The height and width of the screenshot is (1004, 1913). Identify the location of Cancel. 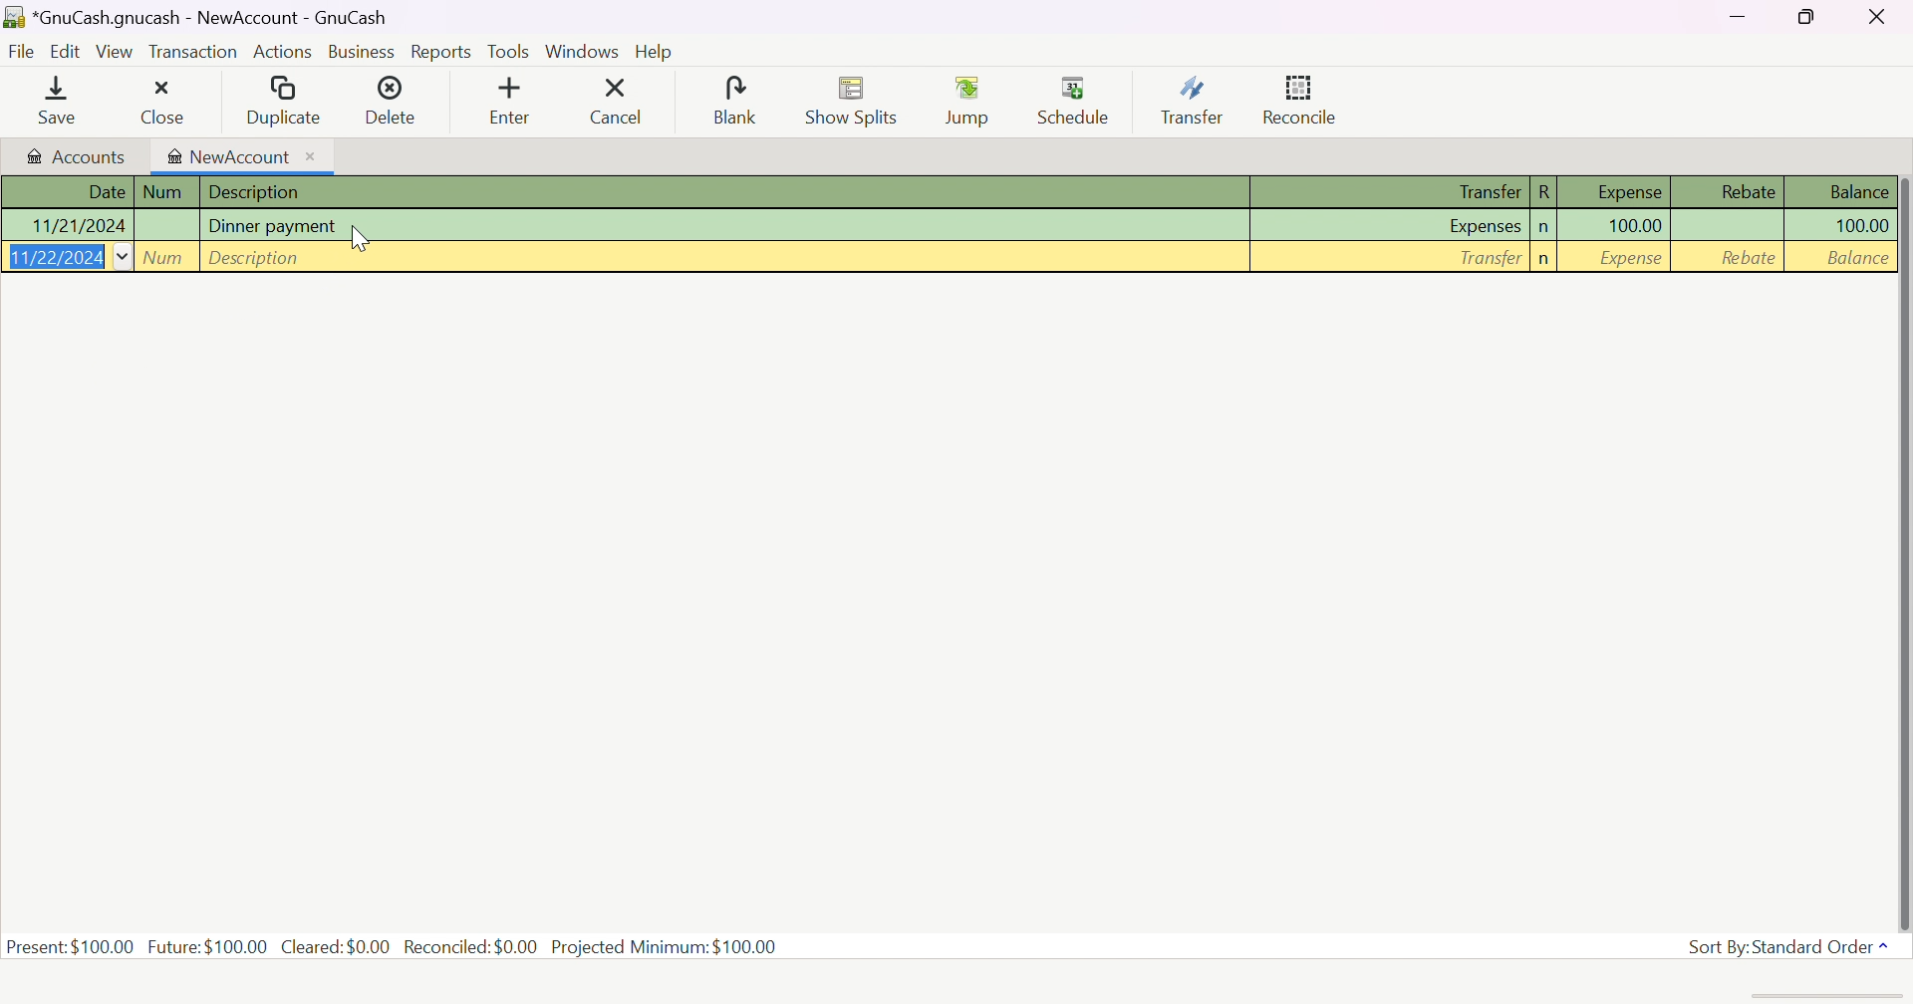
(615, 101).